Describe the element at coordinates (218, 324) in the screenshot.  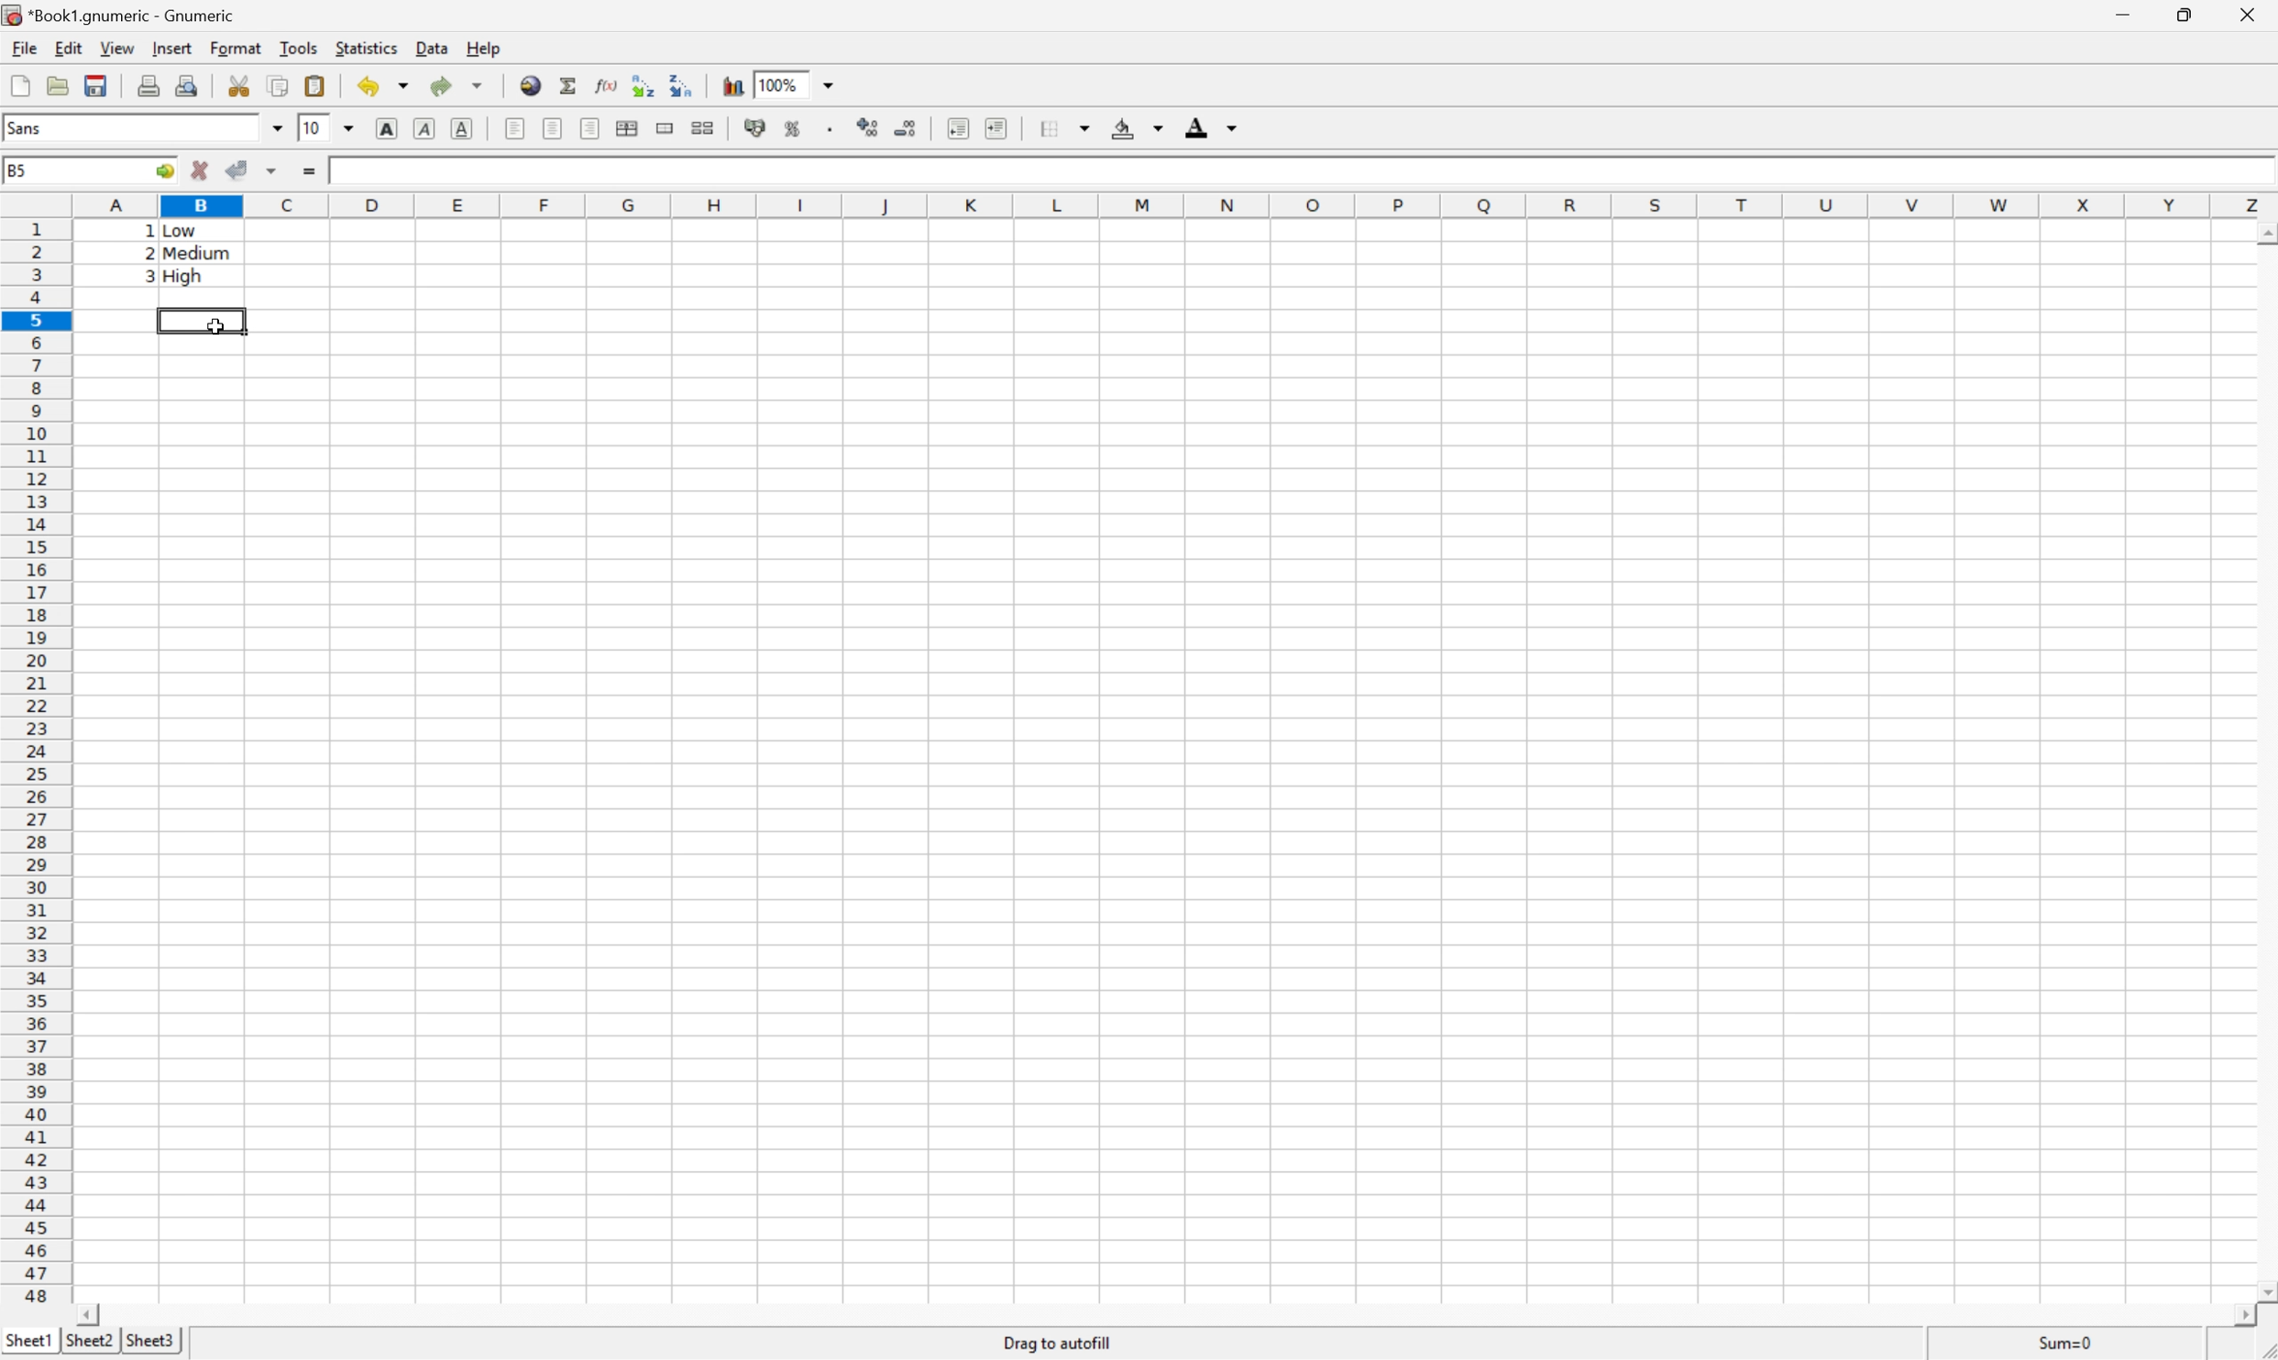
I see `Cursor` at that location.